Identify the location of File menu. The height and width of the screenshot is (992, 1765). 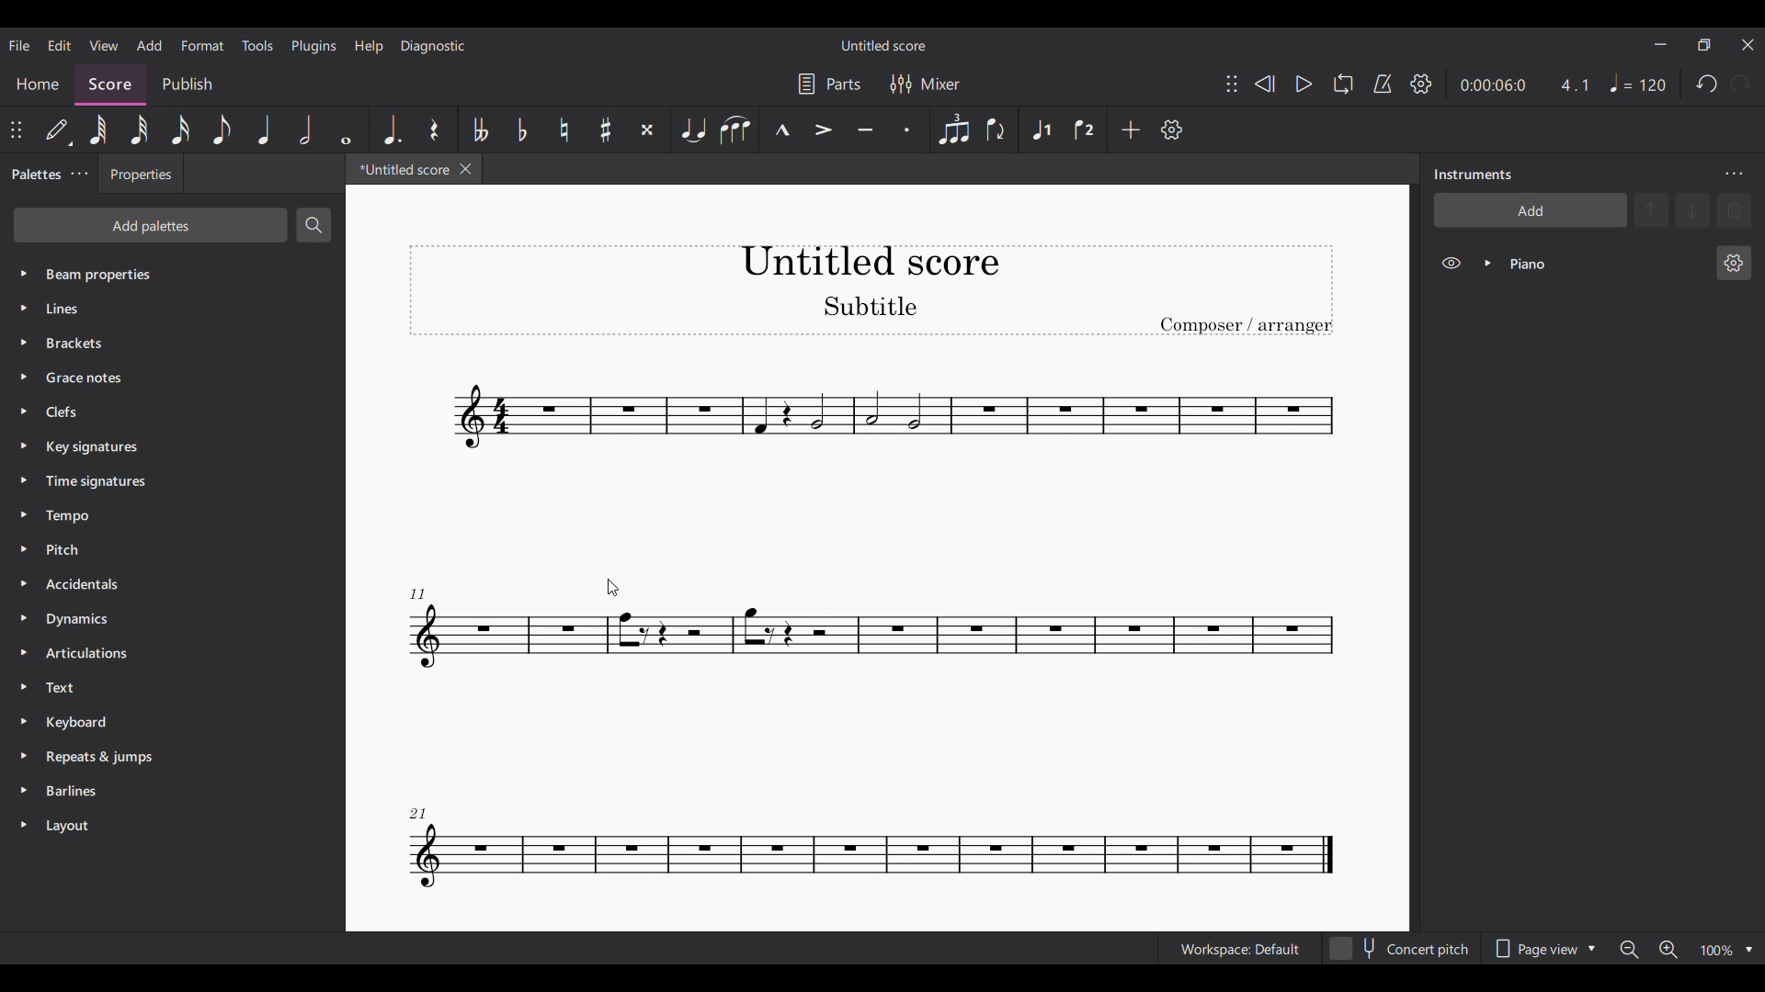
(18, 45).